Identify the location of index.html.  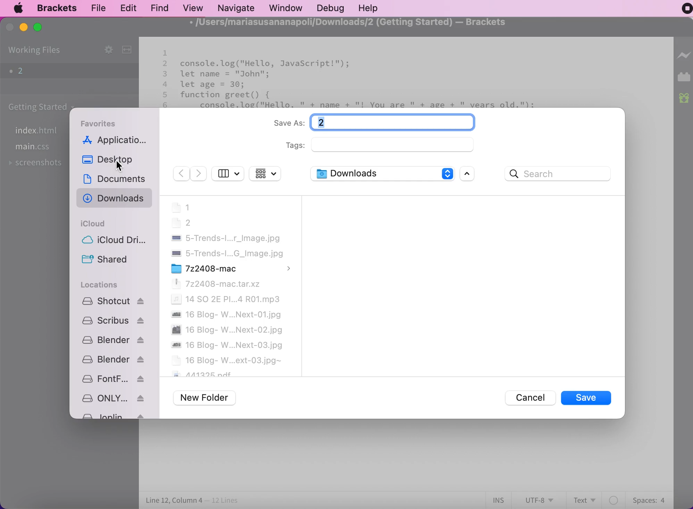
(40, 131).